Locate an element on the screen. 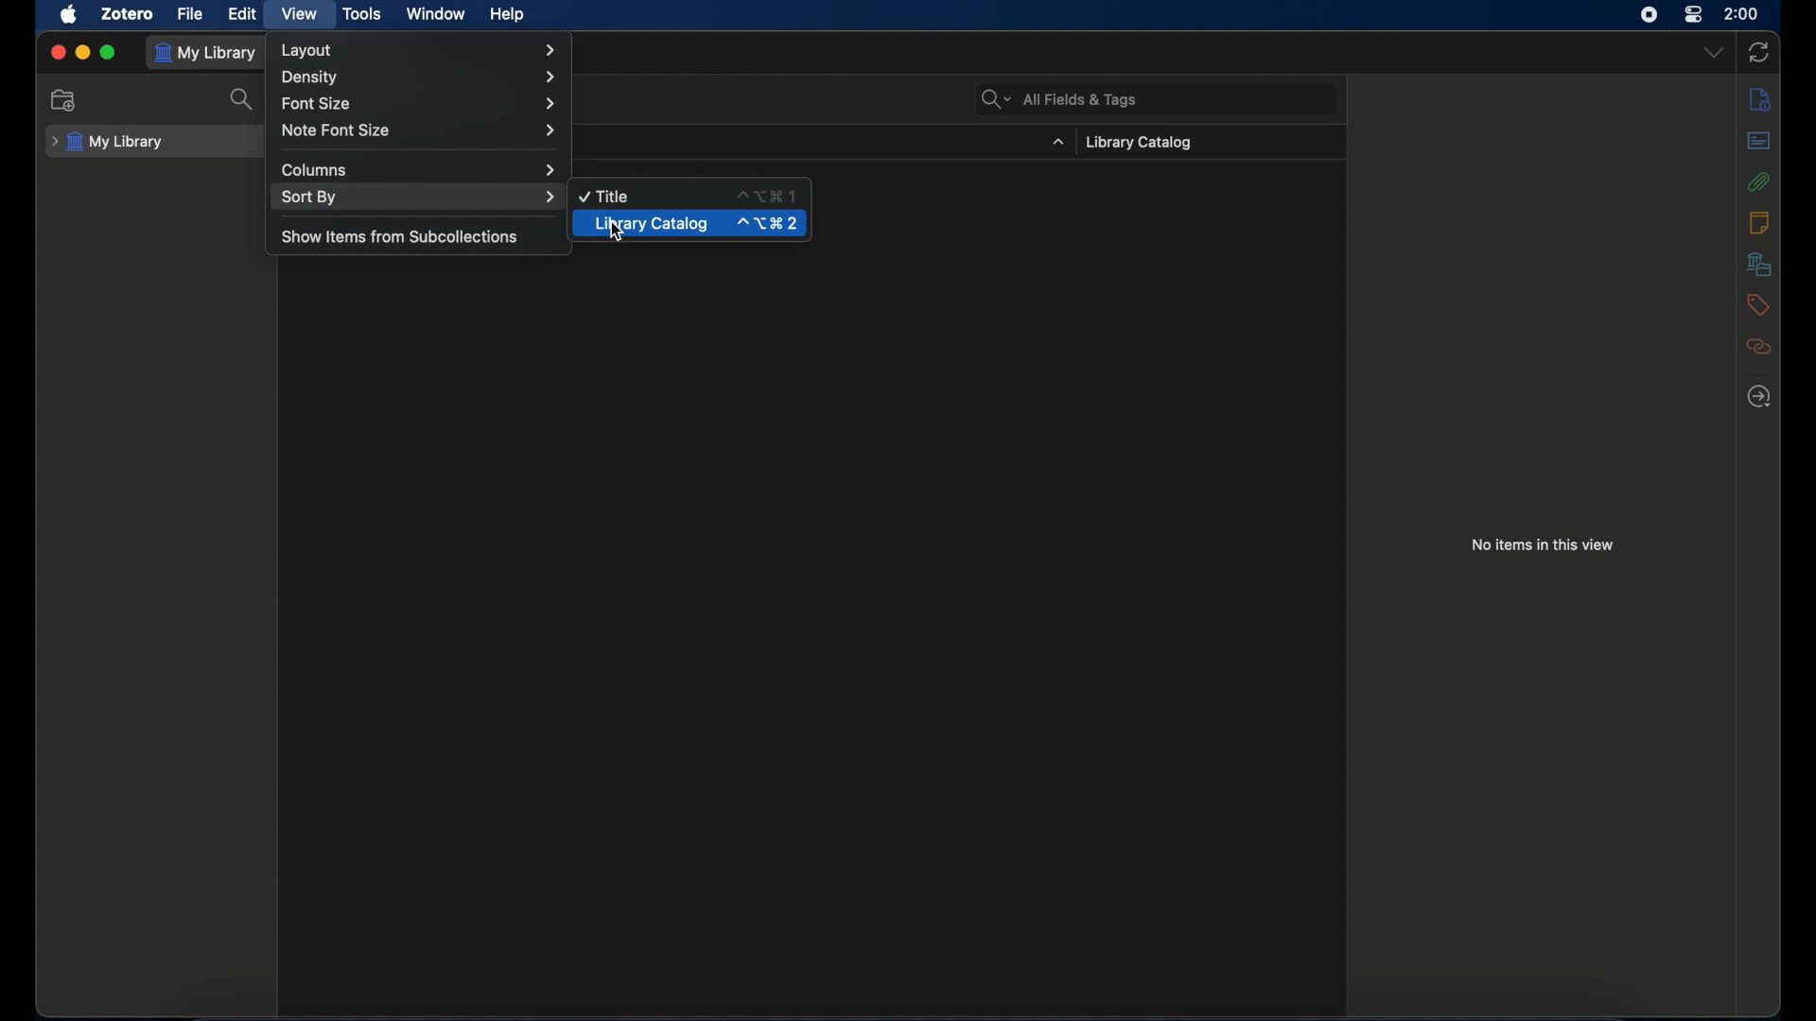  dropdown is located at coordinates (1714, 52).